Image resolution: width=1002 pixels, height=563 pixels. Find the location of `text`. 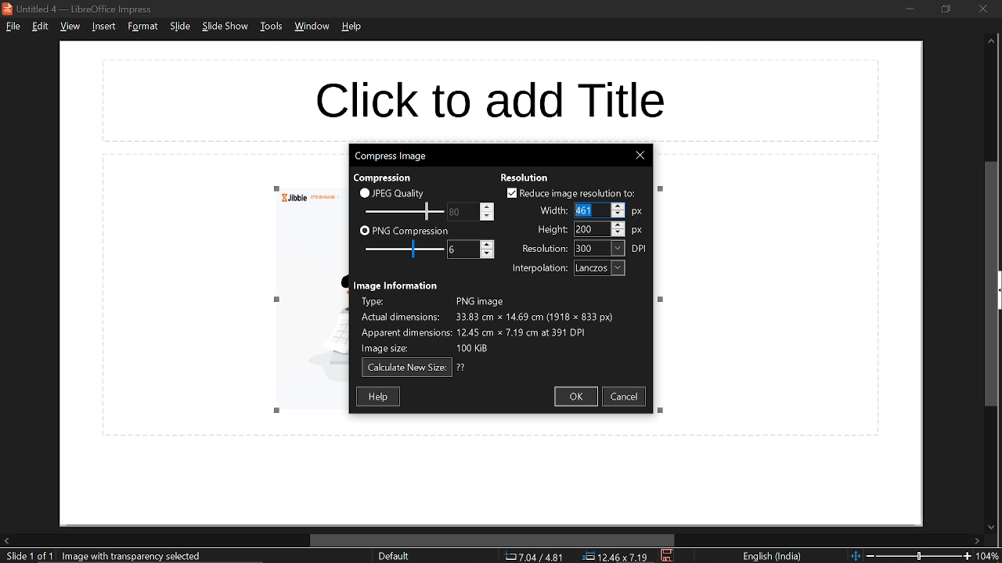

text is located at coordinates (525, 176).